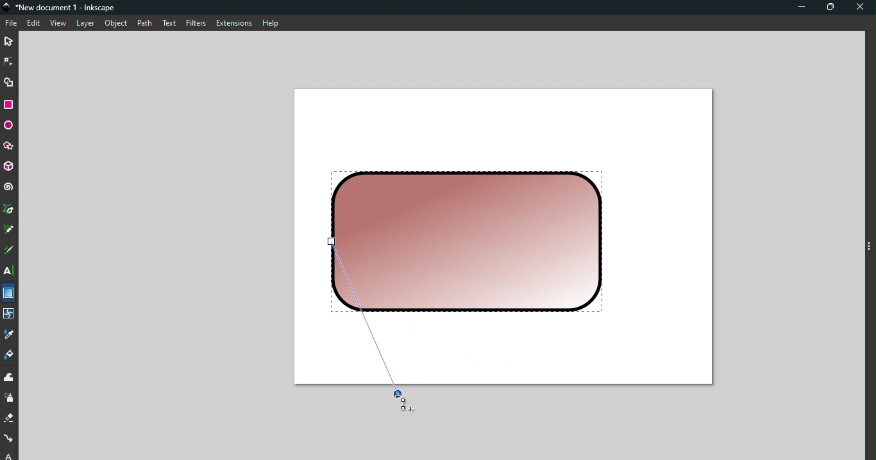  What do you see at coordinates (12, 23) in the screenshot?
I see `File` at bounding box center [12, 23].